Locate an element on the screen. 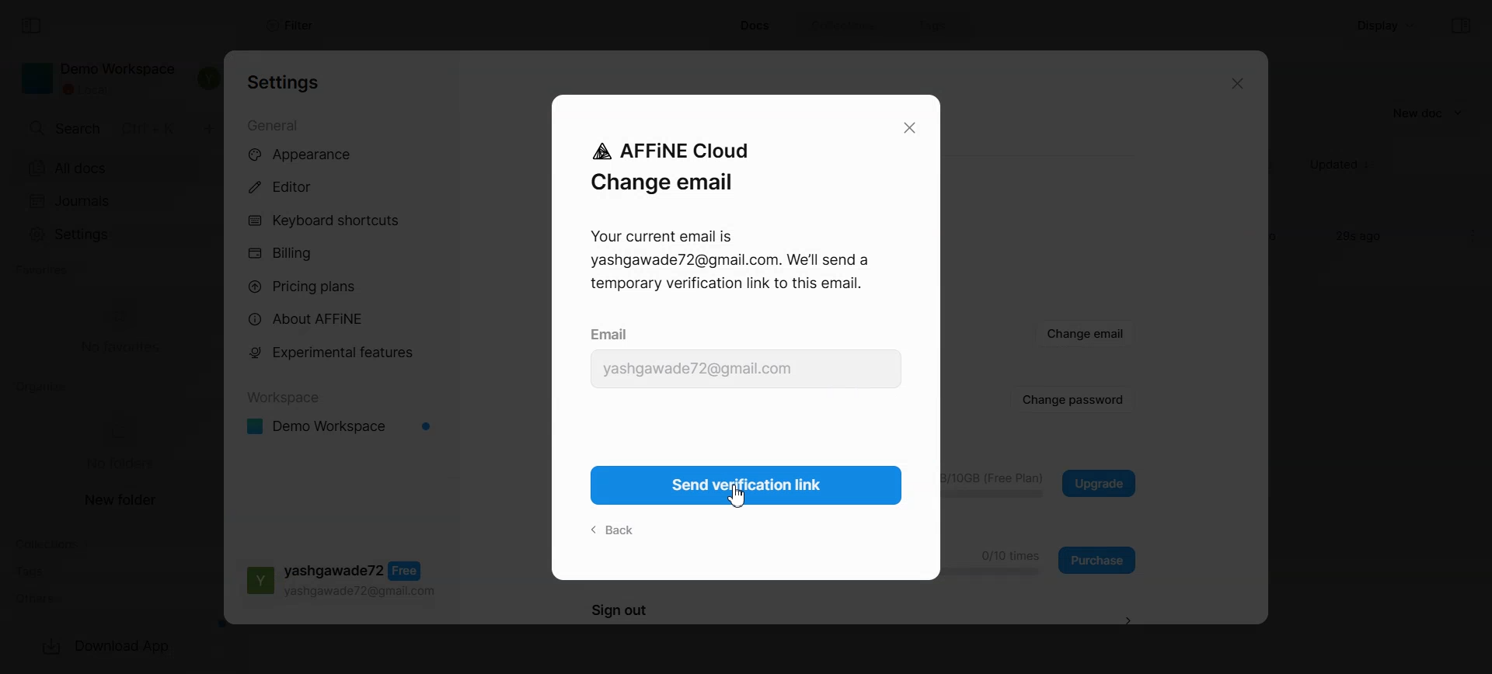  Appearance is located at coordinates (343, 154).